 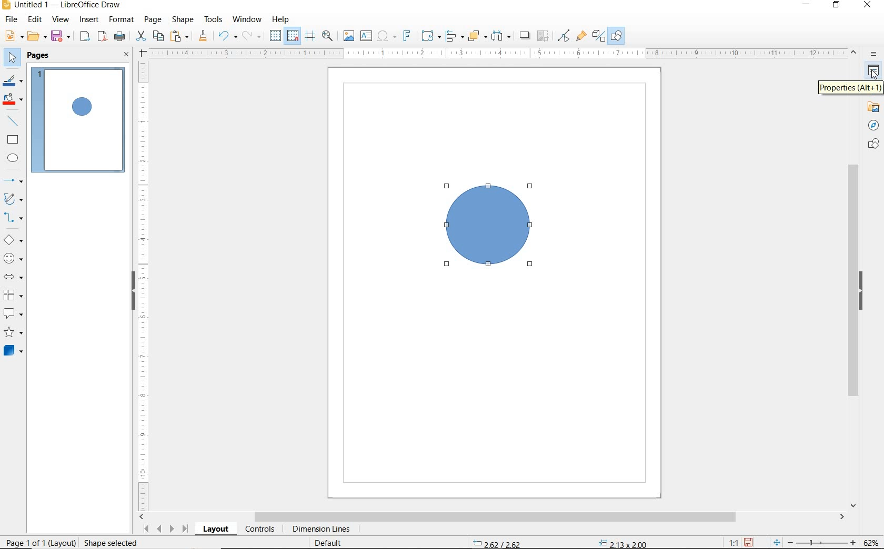 What do you see at coordinates (581, 37) in the screenshot?
I see `SHOW GLUPEOINT FUNCTIONS` at bounding box center [581, 37].